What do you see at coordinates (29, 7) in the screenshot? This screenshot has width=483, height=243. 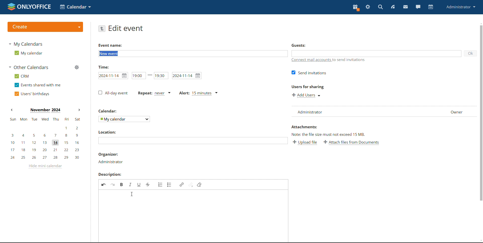 I see `logo` at bounding box center [29, 7].